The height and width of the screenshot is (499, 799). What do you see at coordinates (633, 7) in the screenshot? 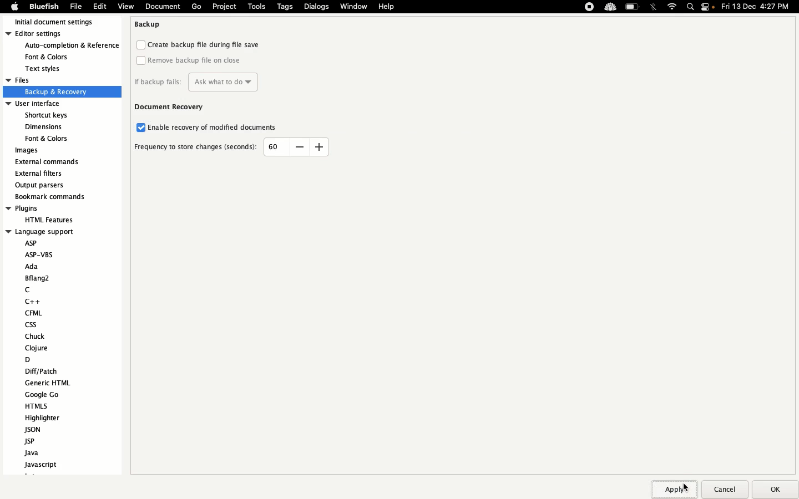
I see `Charge` at bounding box center [633, 7].